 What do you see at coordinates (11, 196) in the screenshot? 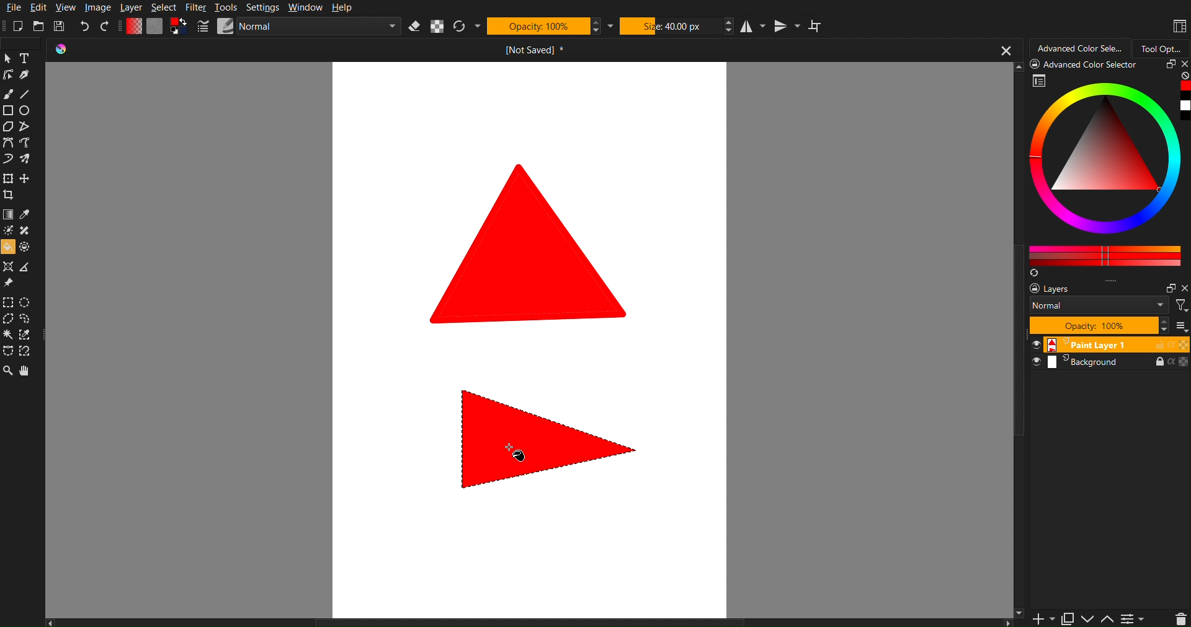
I see `Crop` at bounding box center [11, 196].